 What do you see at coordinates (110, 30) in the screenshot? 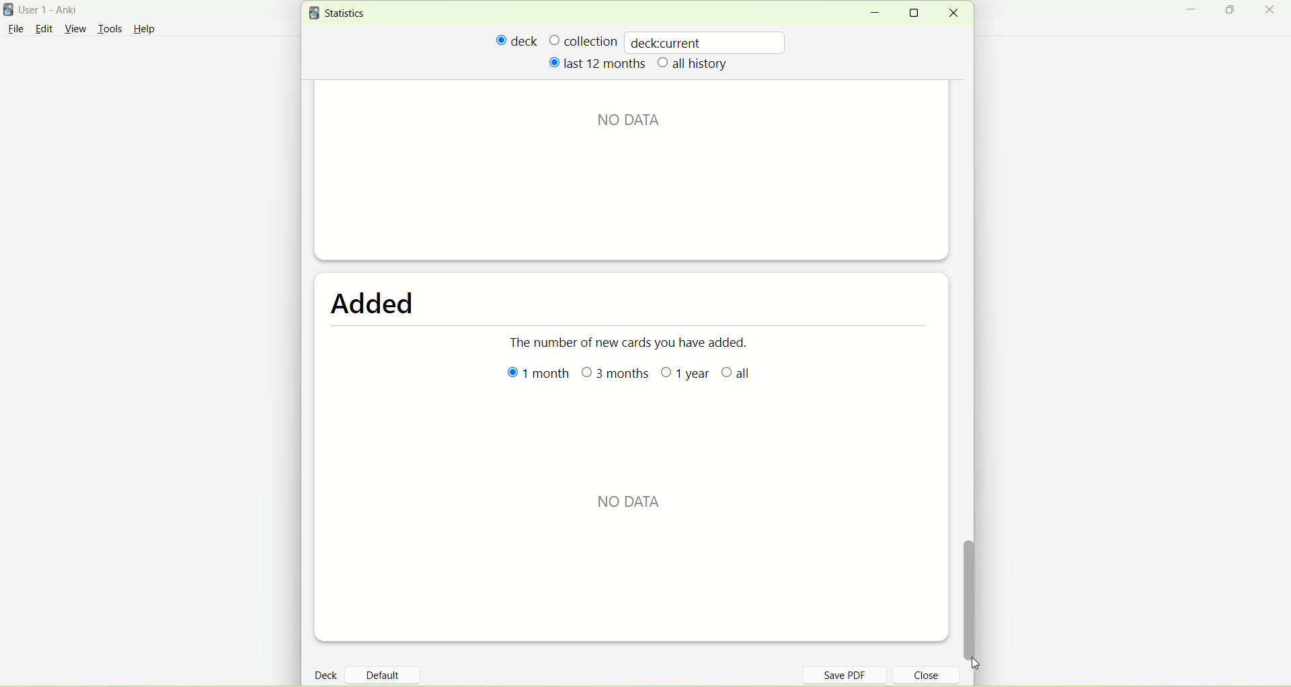
I see `tools` at bounding box center [110, 30].